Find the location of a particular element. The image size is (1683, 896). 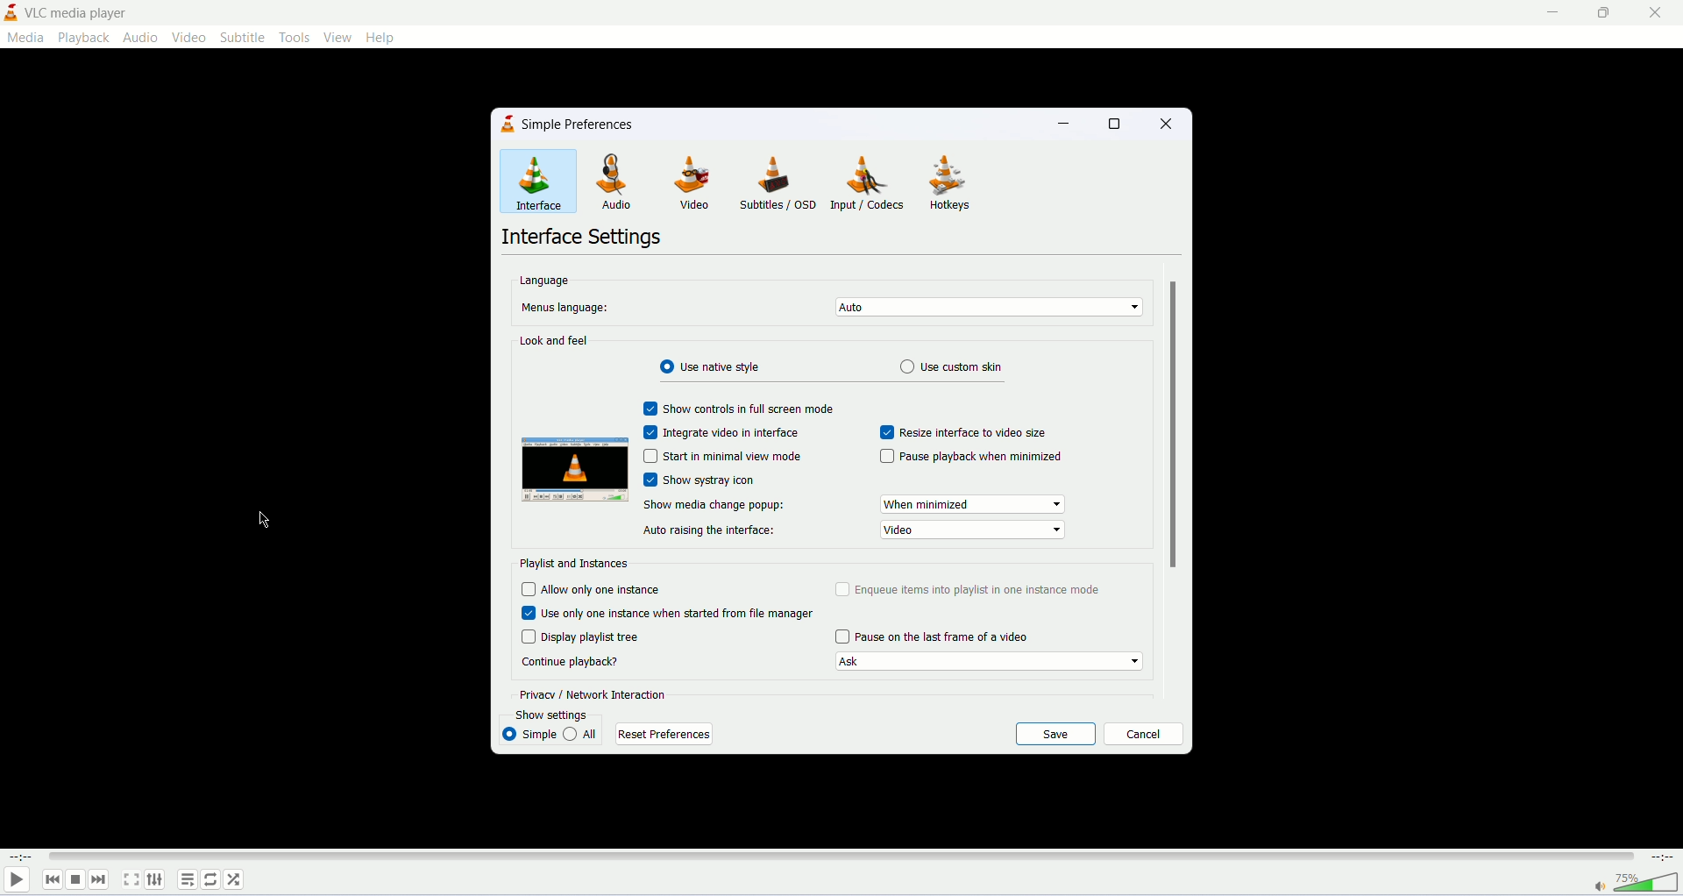

Auto raising the interface is located at coordinates (714, 531).